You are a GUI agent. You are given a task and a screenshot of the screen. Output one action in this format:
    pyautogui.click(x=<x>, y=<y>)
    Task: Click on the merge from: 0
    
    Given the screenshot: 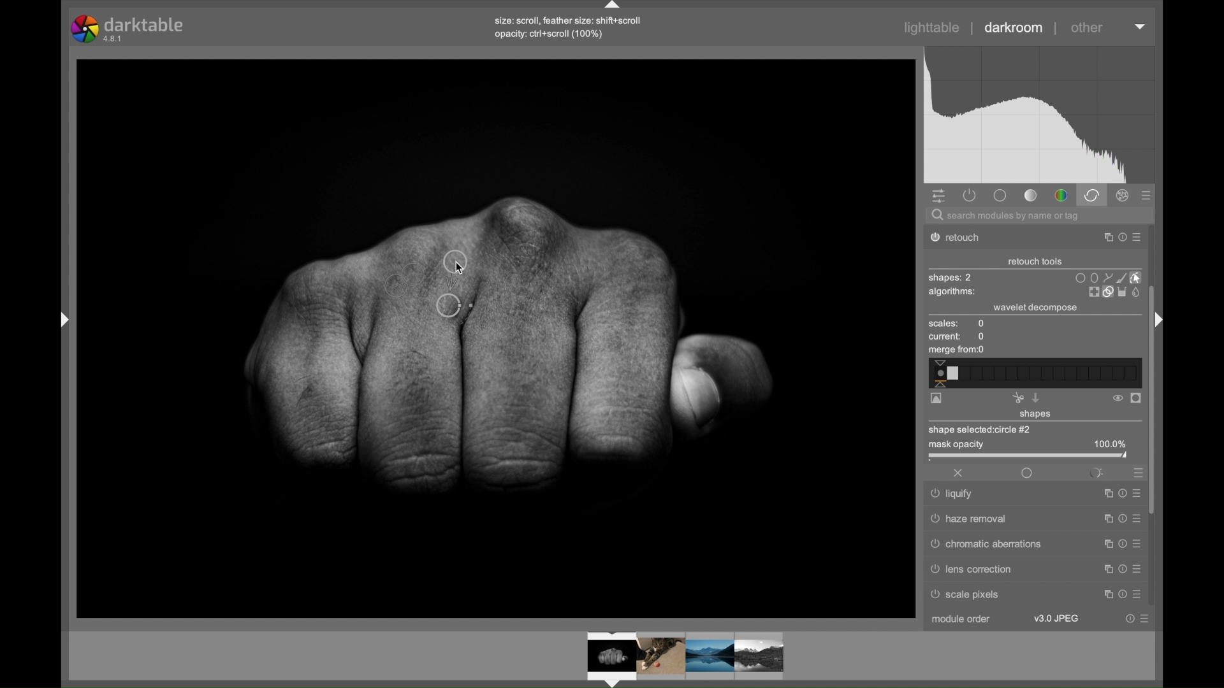 What is the action you would take?
    pyautogui.click(x=957, y=351)
    